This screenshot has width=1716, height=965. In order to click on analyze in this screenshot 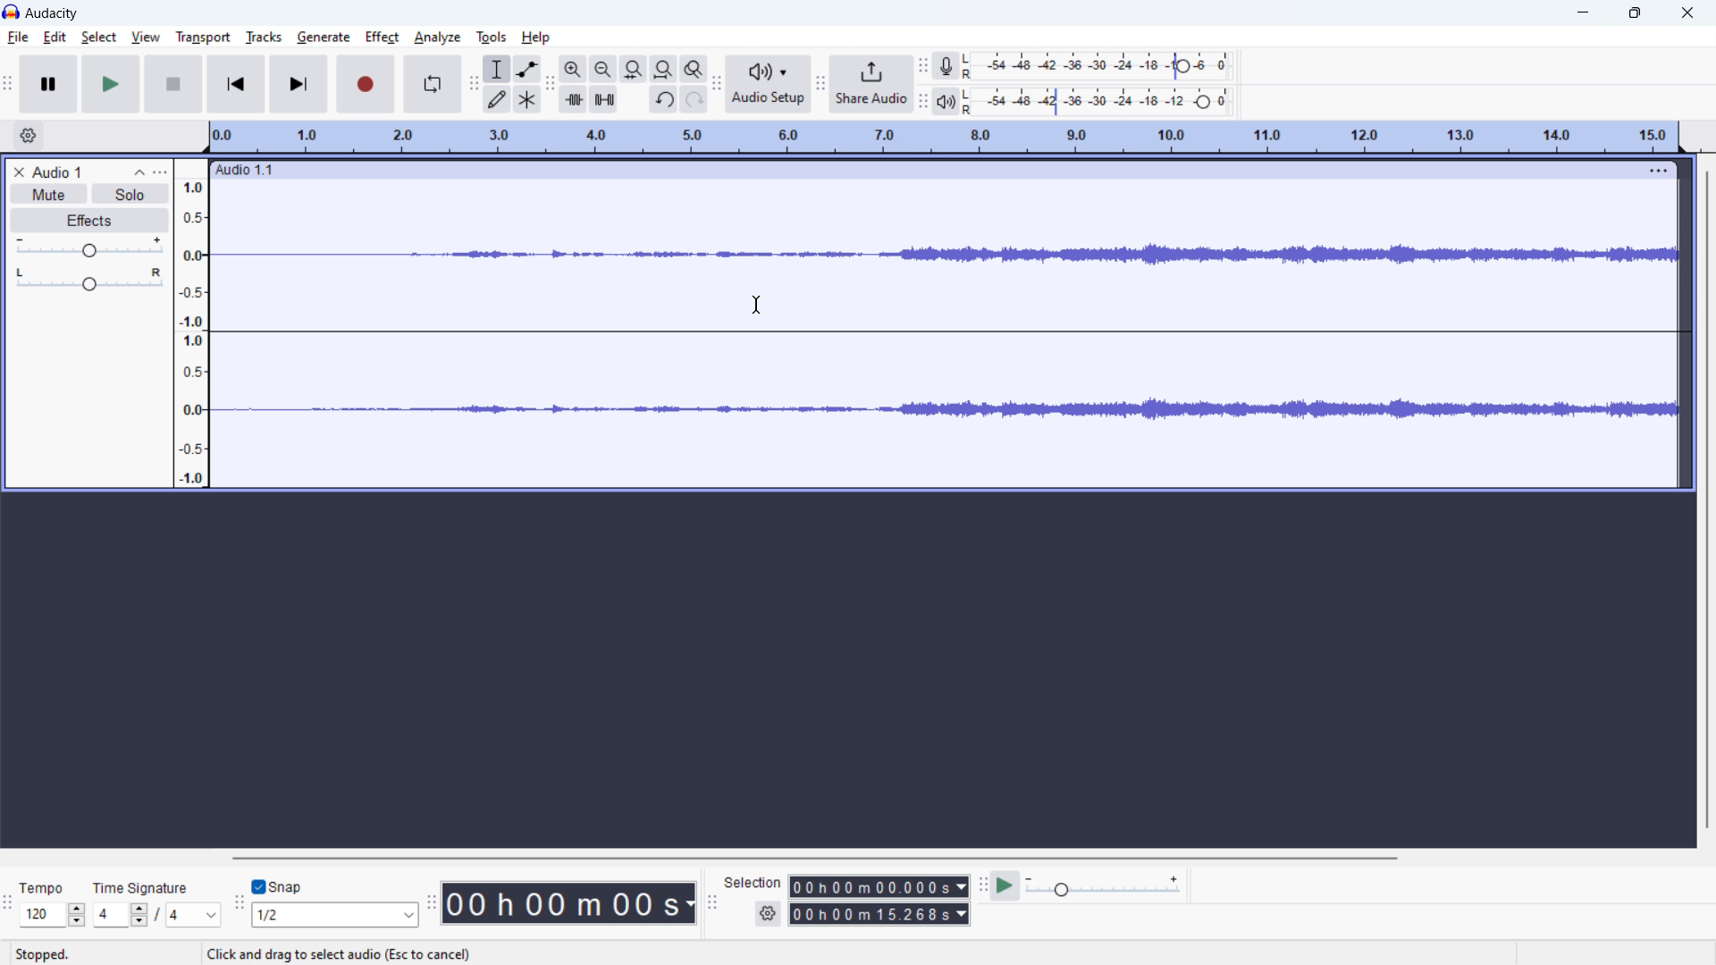, I will do `click(437, 38)`.